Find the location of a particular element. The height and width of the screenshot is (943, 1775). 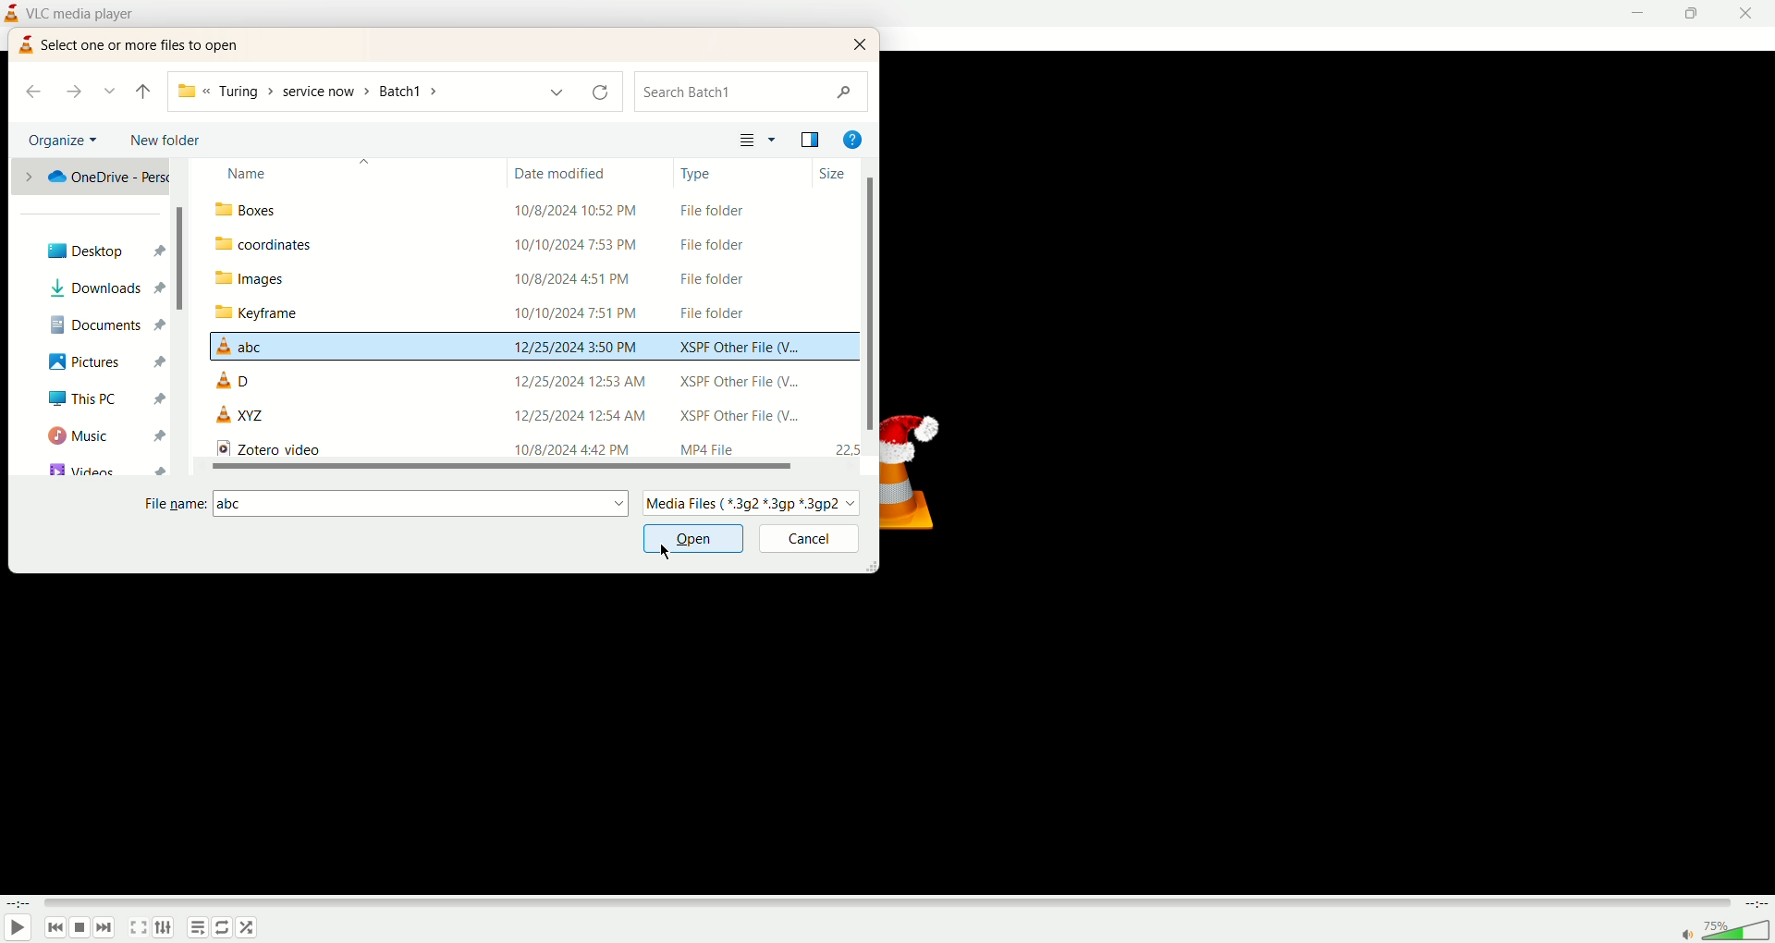

folder is located at coordinates (532, 207).